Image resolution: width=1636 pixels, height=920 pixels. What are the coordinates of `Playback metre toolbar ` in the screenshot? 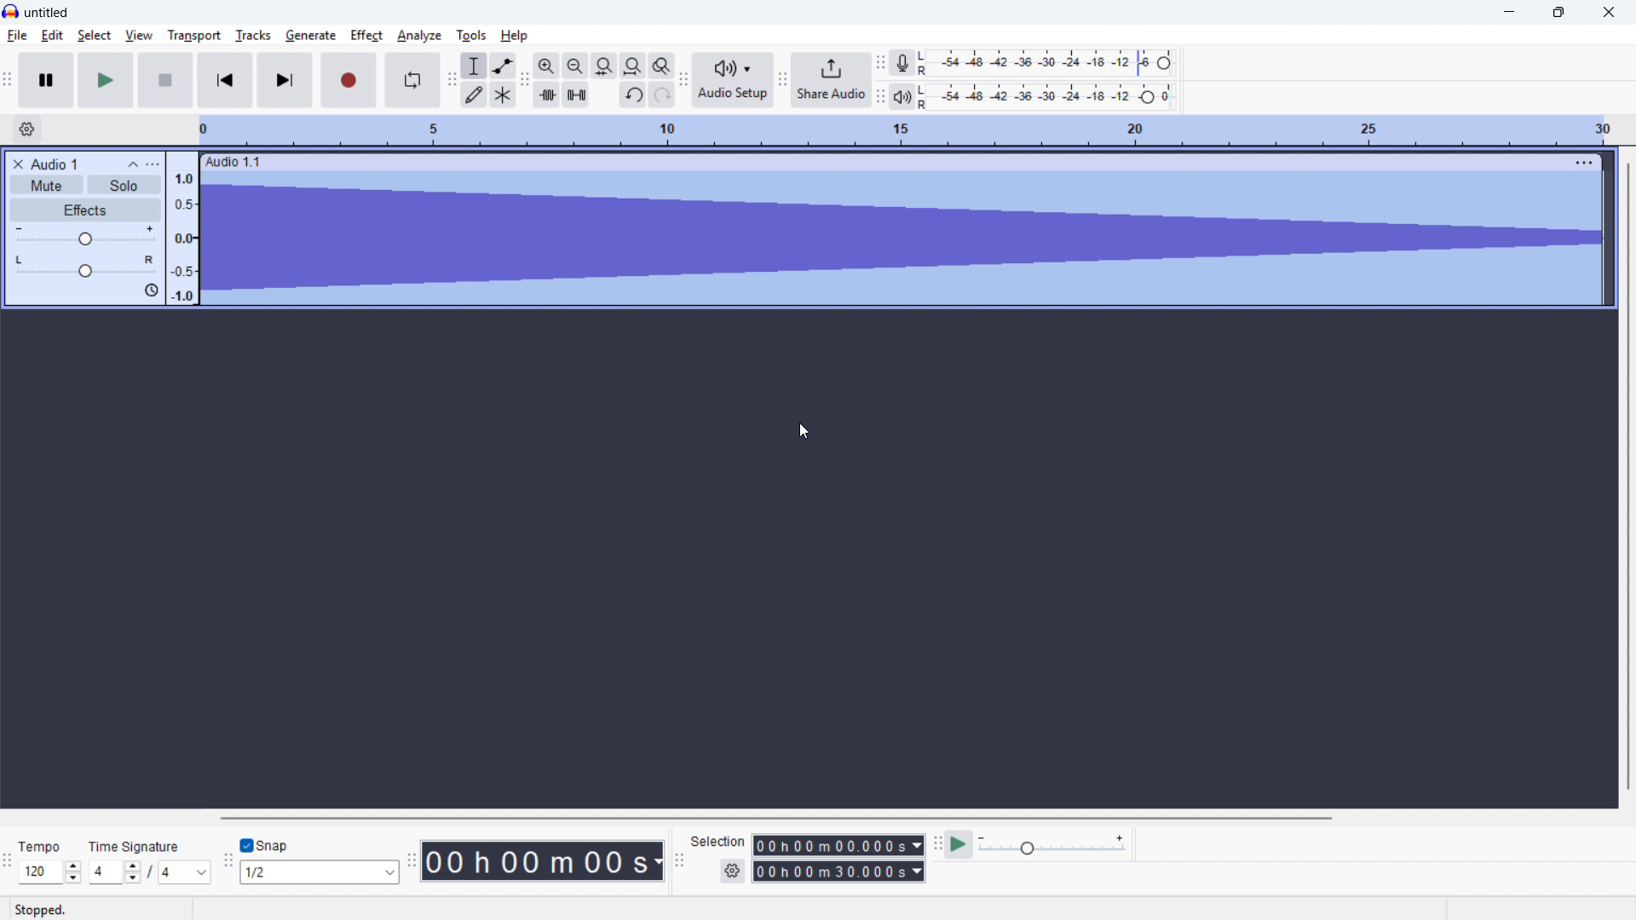 It's located at (880, 96).